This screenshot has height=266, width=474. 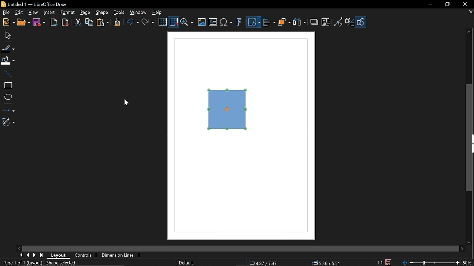 What do you see at coordinates (338, 22) in the screenshot?
I see `Toggle ` at bounding box center [338, 22].